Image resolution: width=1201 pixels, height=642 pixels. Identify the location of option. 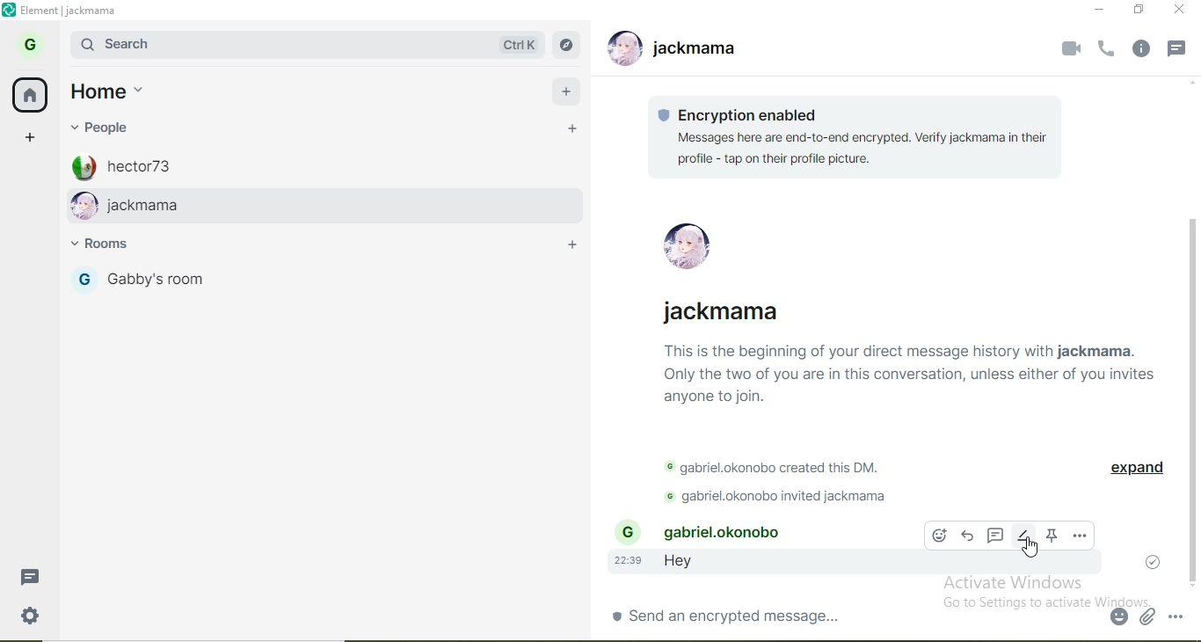
(1177, 616).